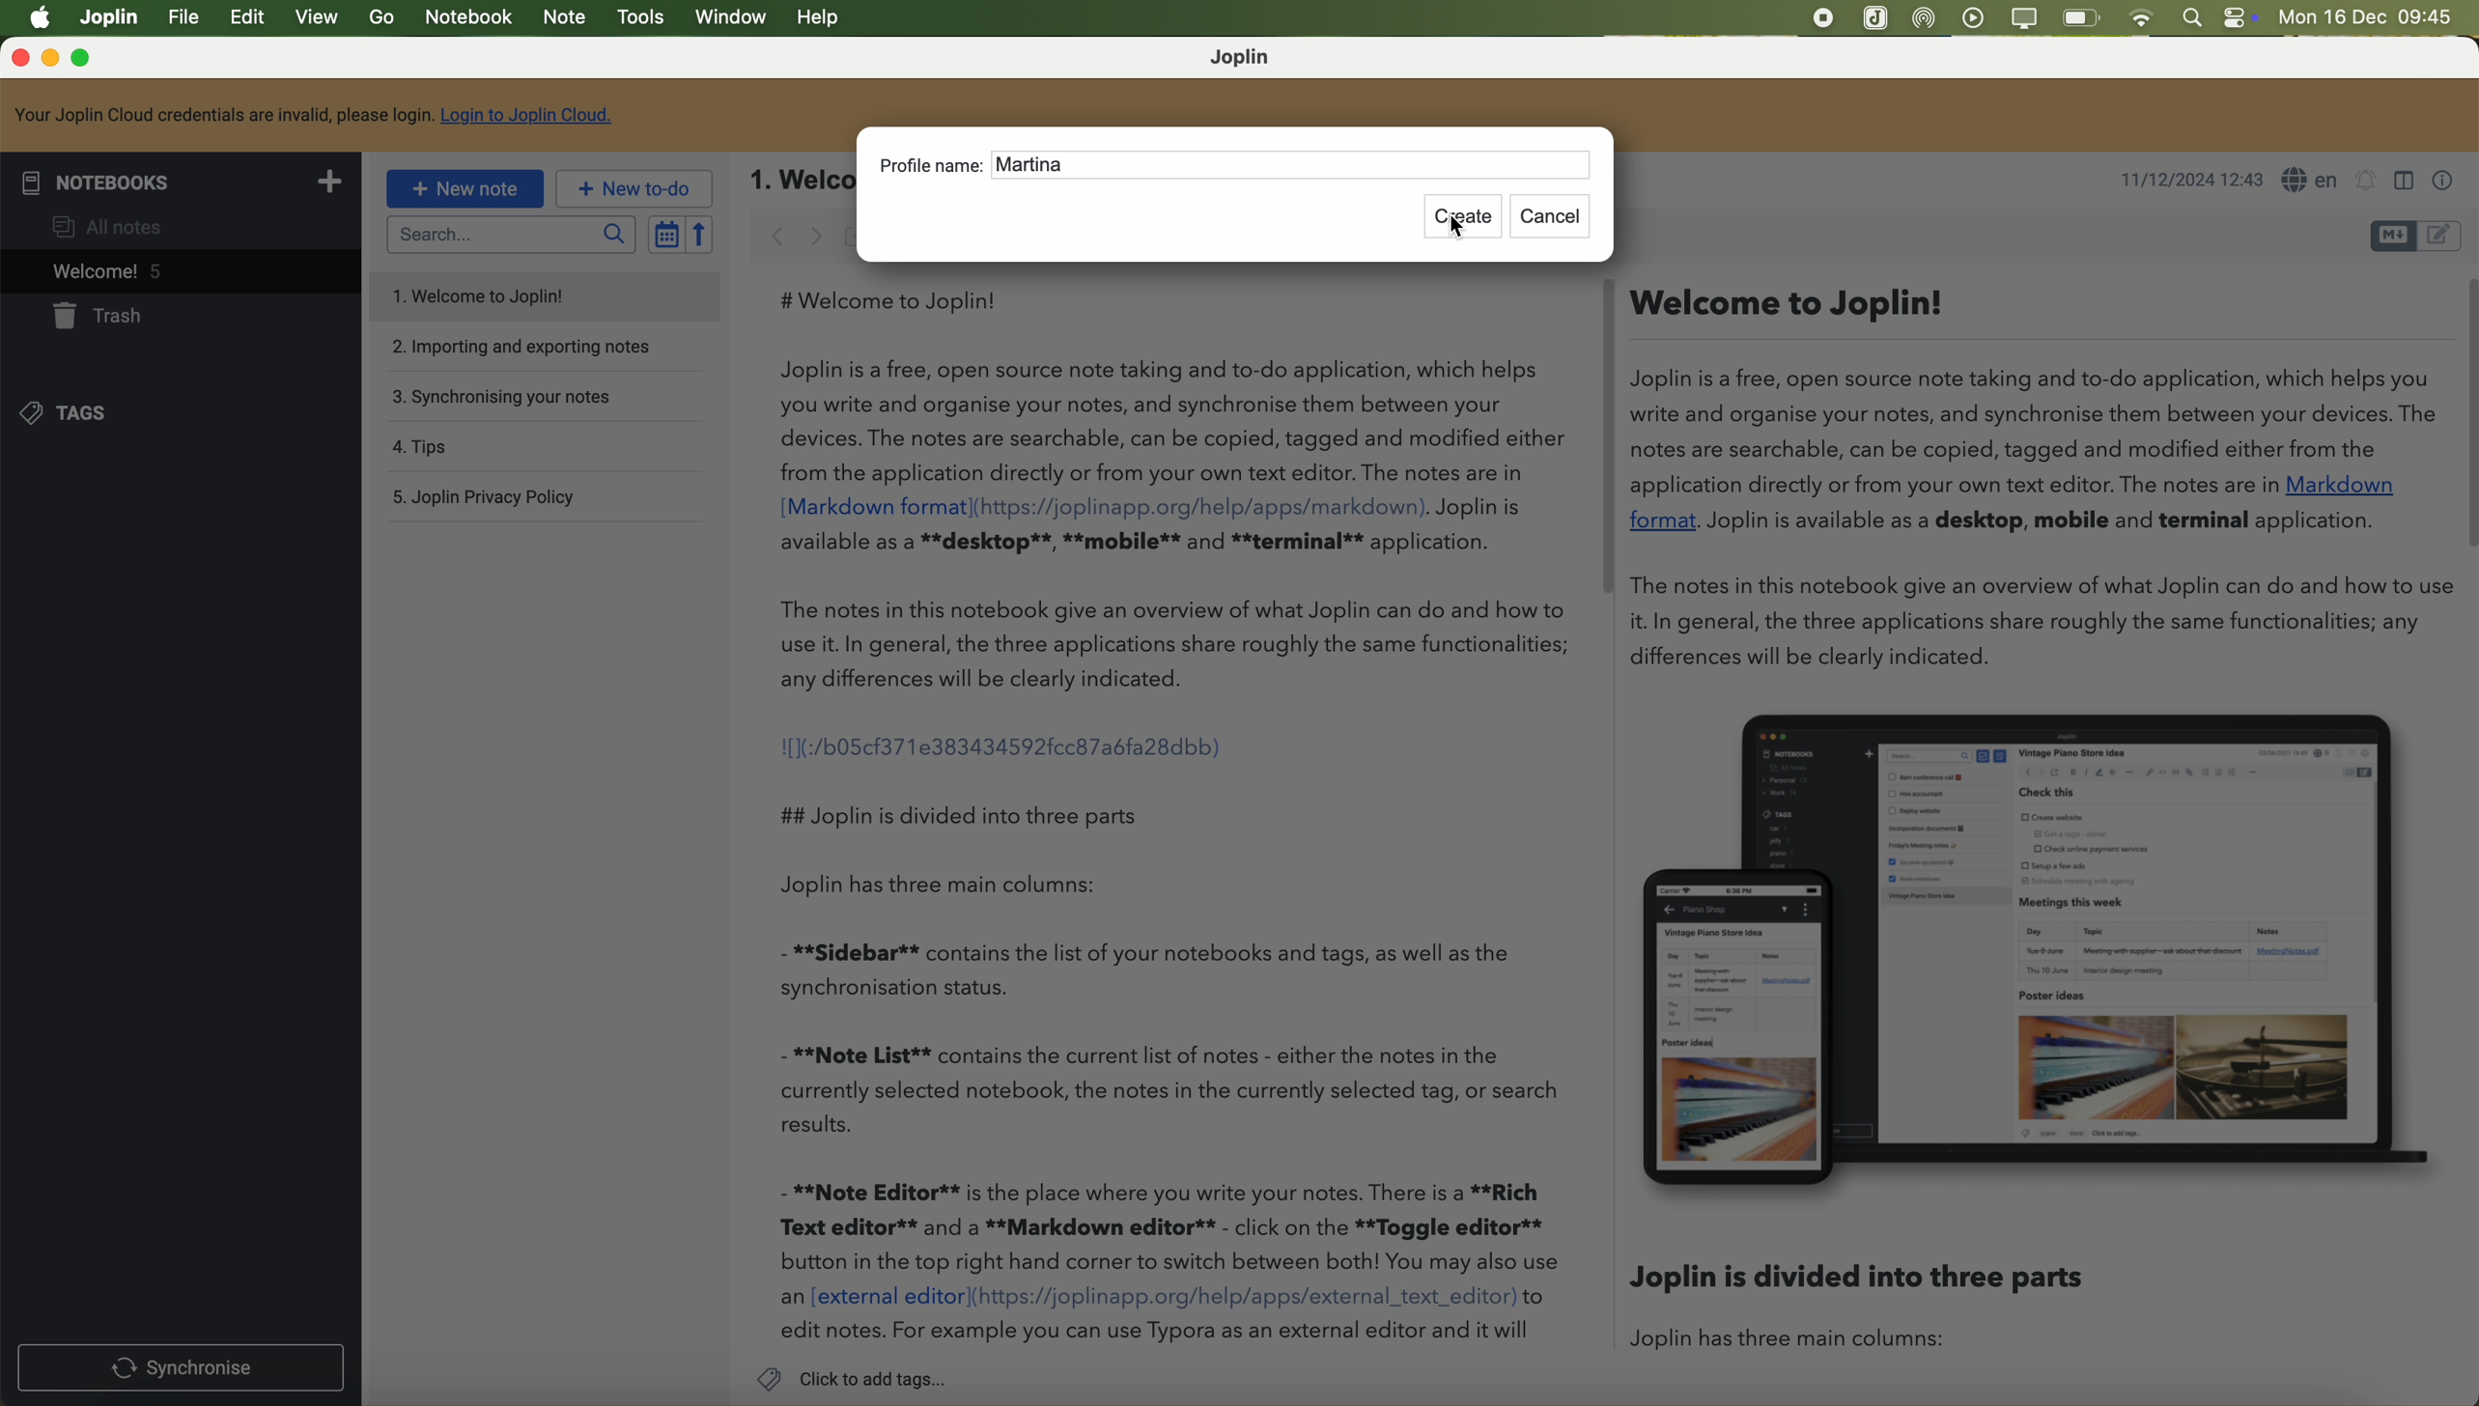  I want to click on (https://joplinapp.org/help/apps/external_text_editor), so click(1245, 1298).